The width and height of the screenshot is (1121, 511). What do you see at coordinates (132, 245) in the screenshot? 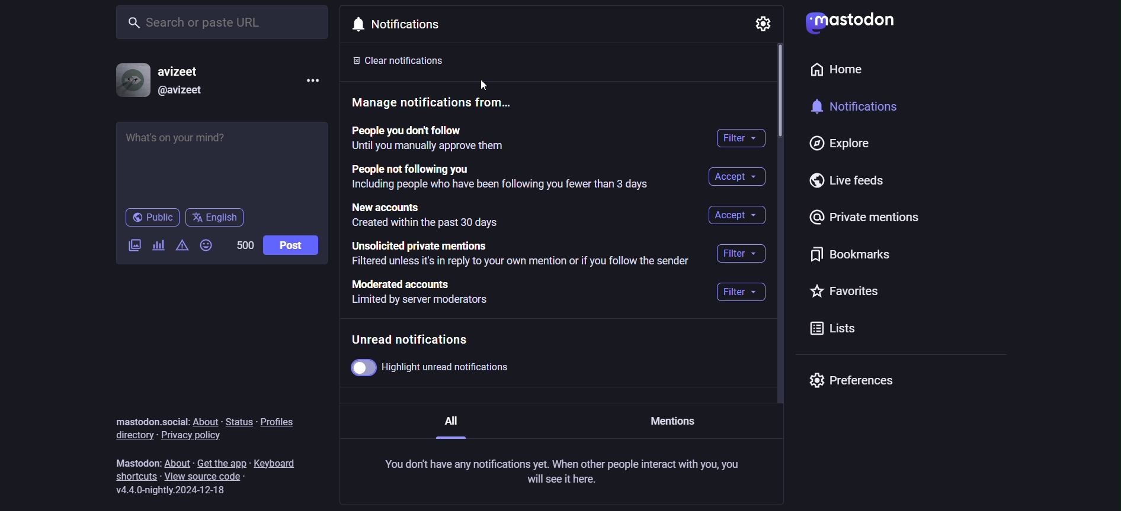
I see `add images` at bounding box center [132, 245].